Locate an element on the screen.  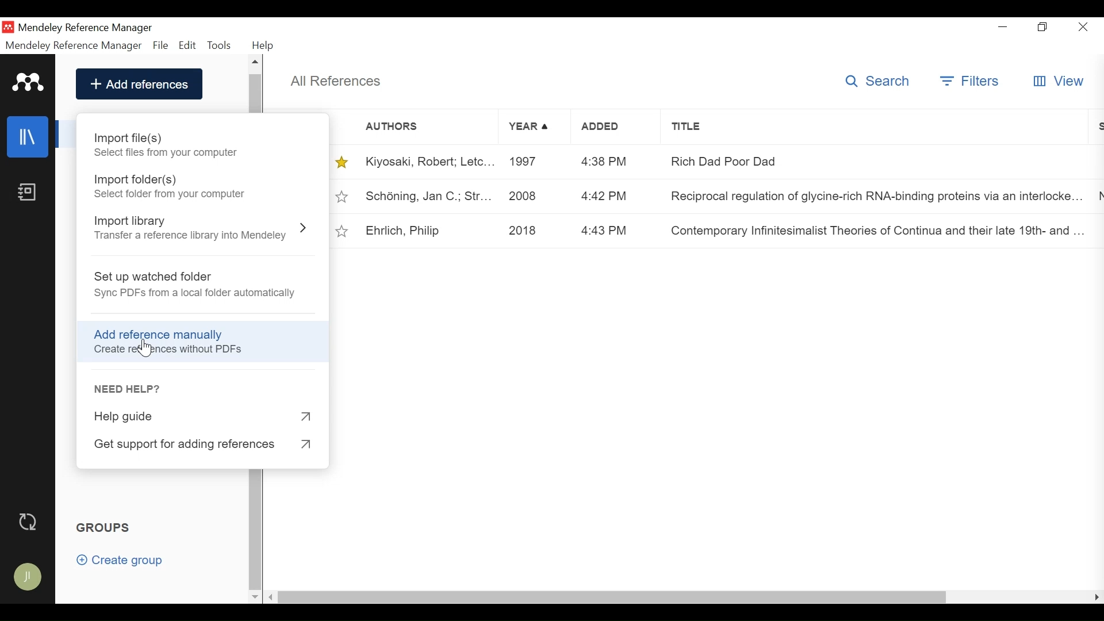
4:42 PM is located at coordinates (605, 195).